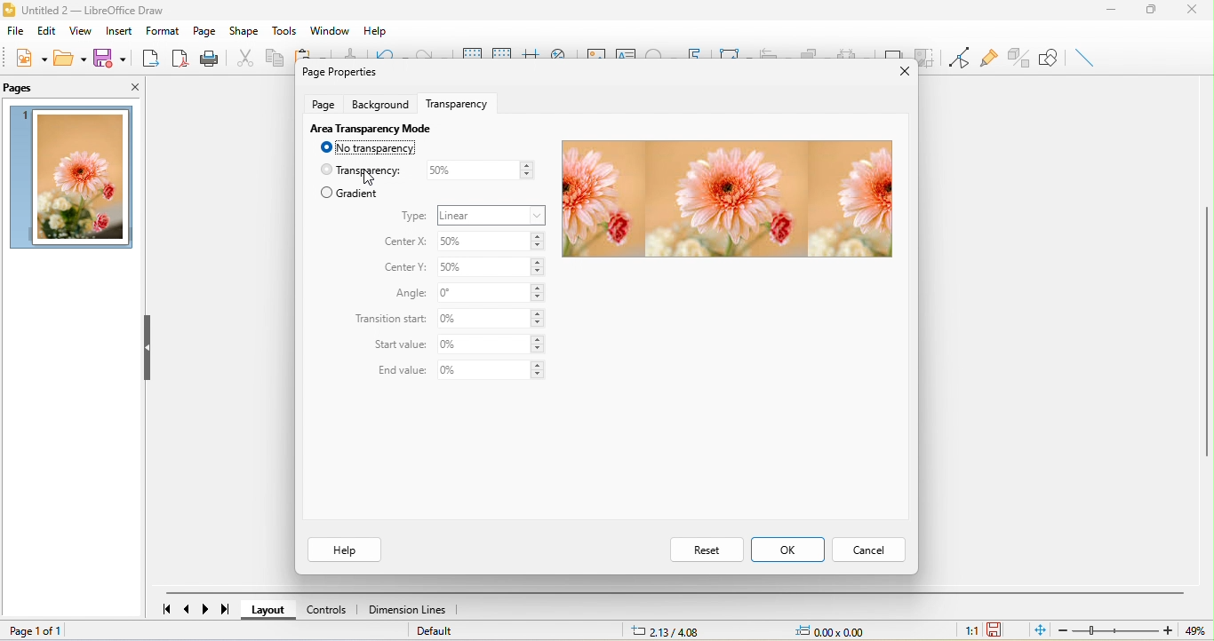 The height and width of the screenshot is (641, 1214). Describe the element at coordinates (838, 631) in the screenshot. I see `0.00x0.00` at that location.